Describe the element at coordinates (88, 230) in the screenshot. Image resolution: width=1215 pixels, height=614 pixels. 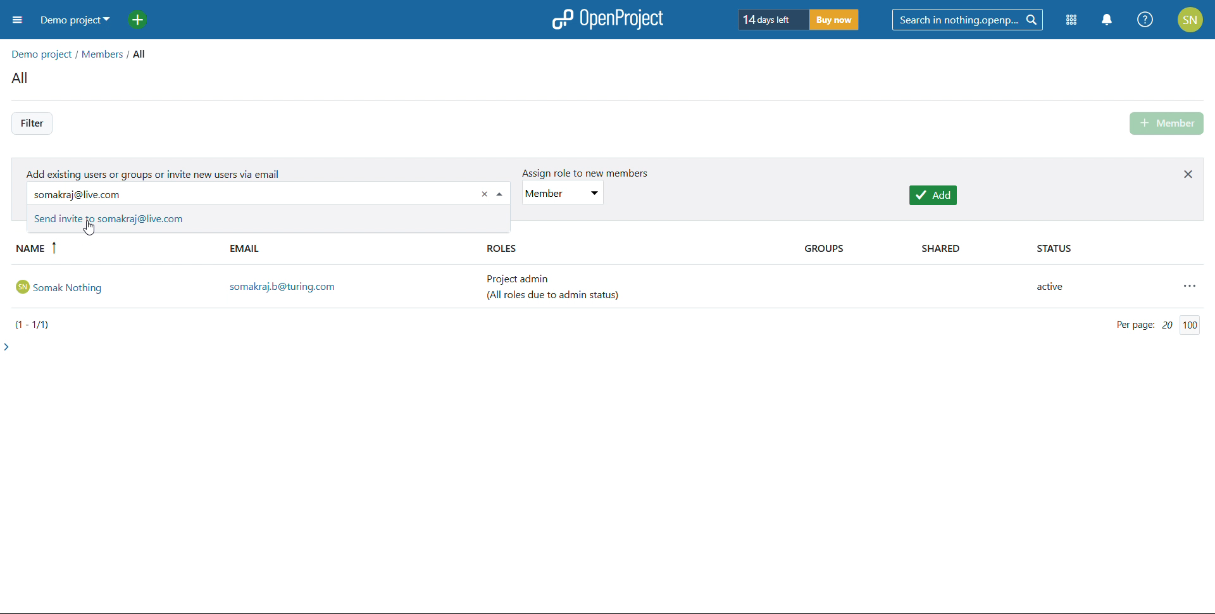
I see `cursor` at that location.